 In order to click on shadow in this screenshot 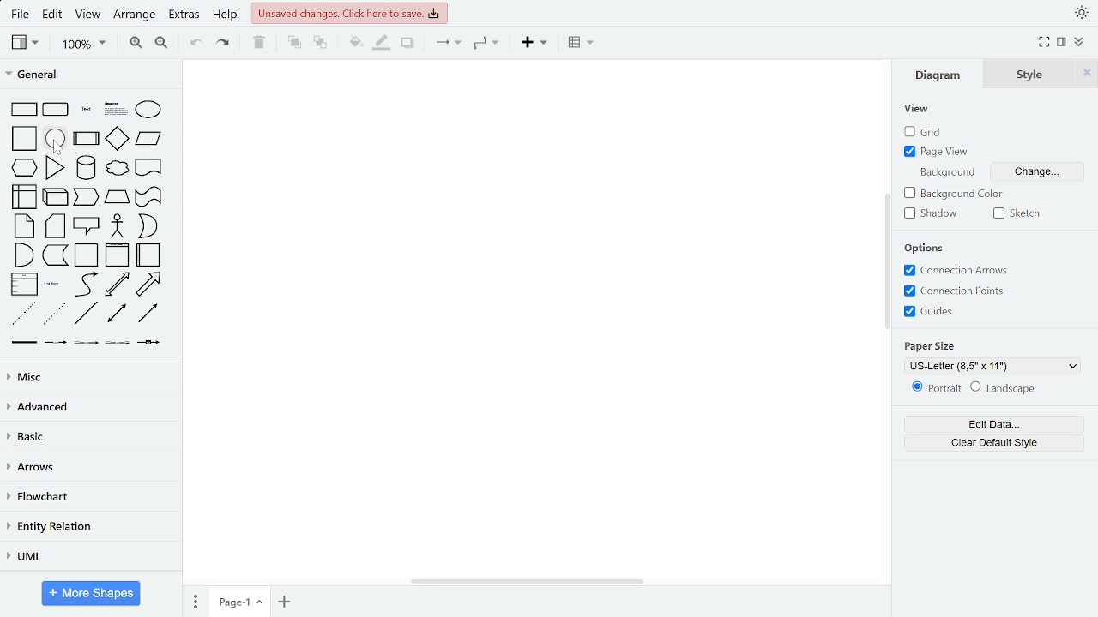, I will do `click(409, 44)`.